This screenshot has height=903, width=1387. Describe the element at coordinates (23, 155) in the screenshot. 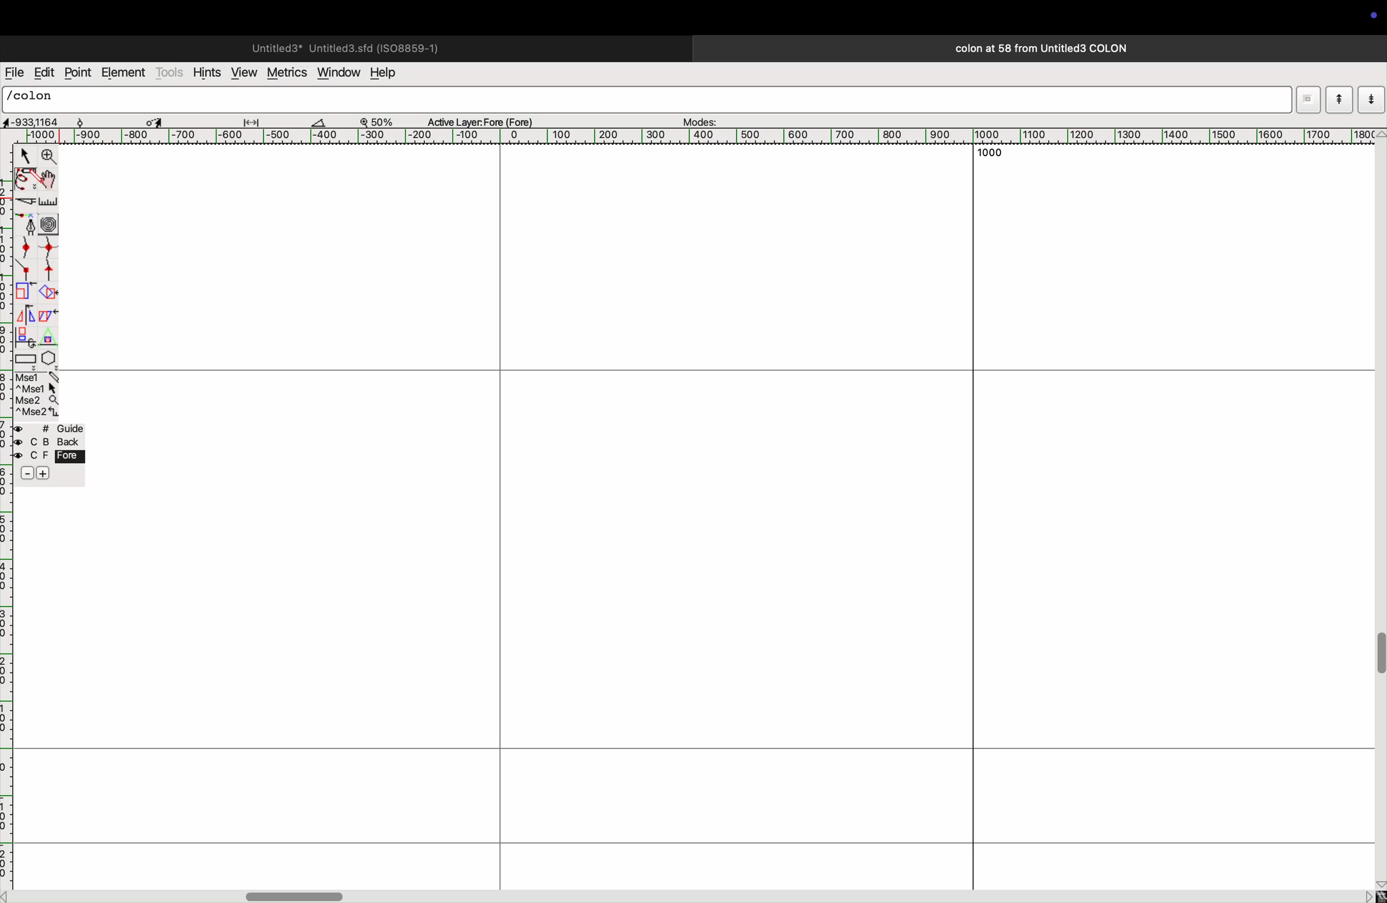

I see `cursor` at that location.